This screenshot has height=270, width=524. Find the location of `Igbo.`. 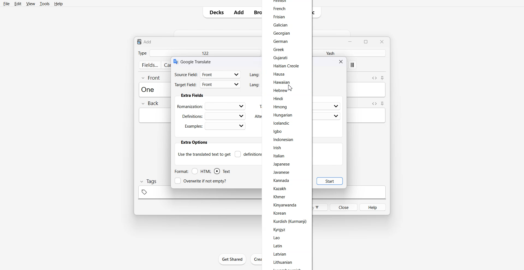

Igbo. is located at coordinates (278, 131).